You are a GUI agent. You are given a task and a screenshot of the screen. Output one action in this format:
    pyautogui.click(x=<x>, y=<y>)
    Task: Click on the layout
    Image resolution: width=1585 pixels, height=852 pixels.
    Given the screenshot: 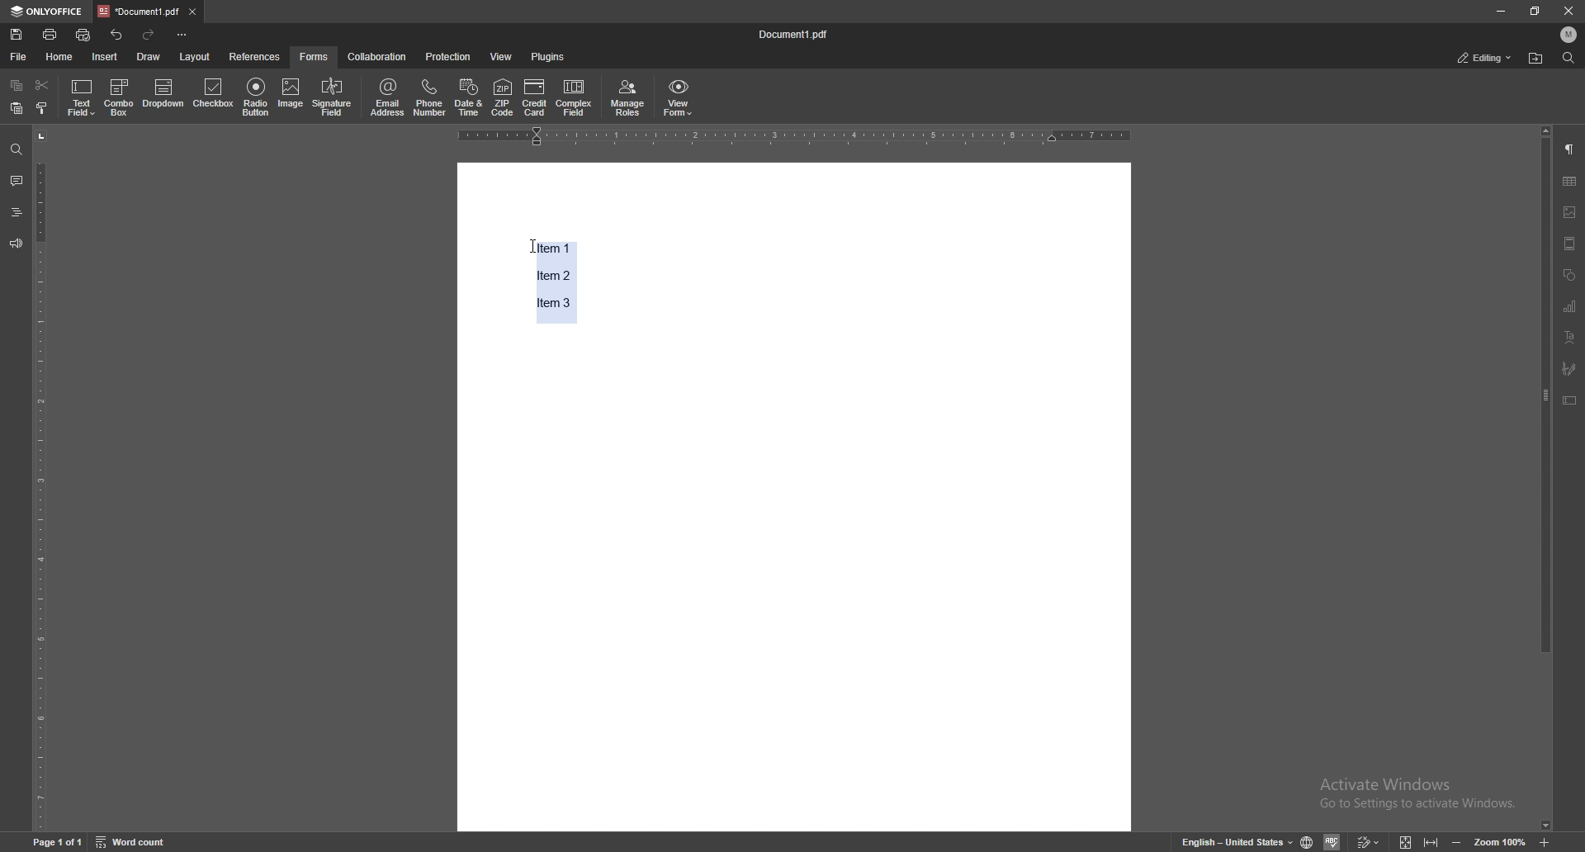 What is the action you would take?
    pyautogui.click(x=195, y=57)
    